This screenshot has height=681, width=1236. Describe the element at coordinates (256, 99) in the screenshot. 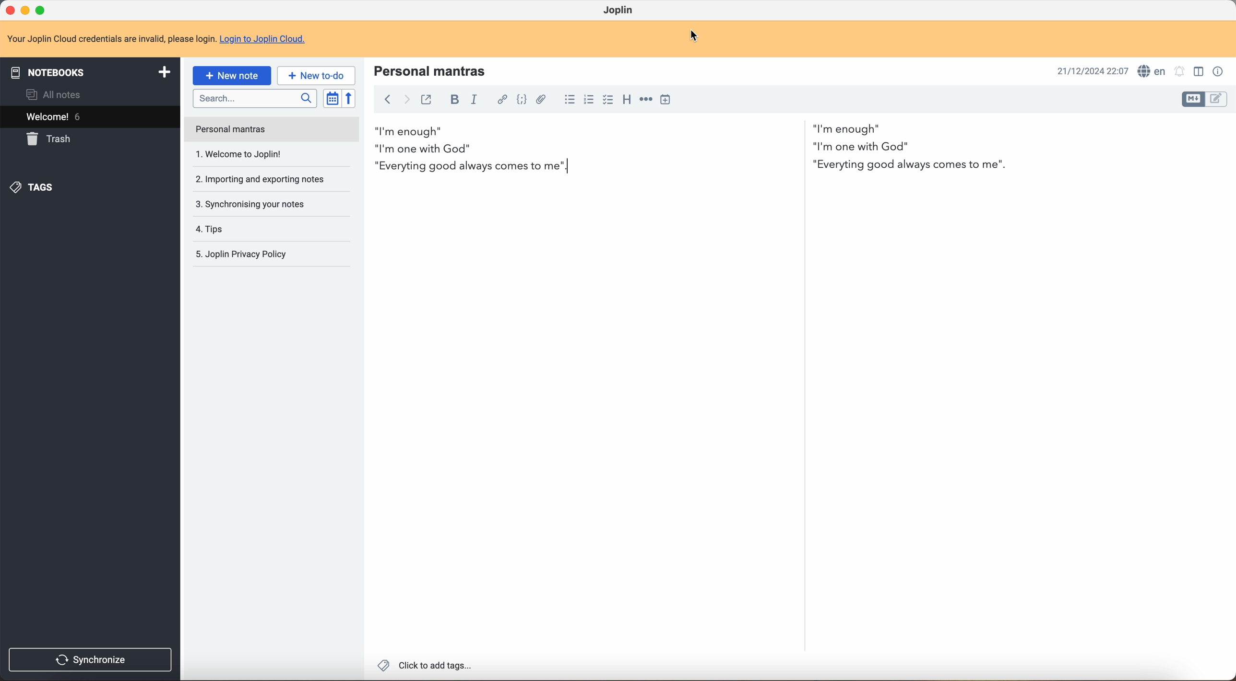

I see `search bar` at that location.